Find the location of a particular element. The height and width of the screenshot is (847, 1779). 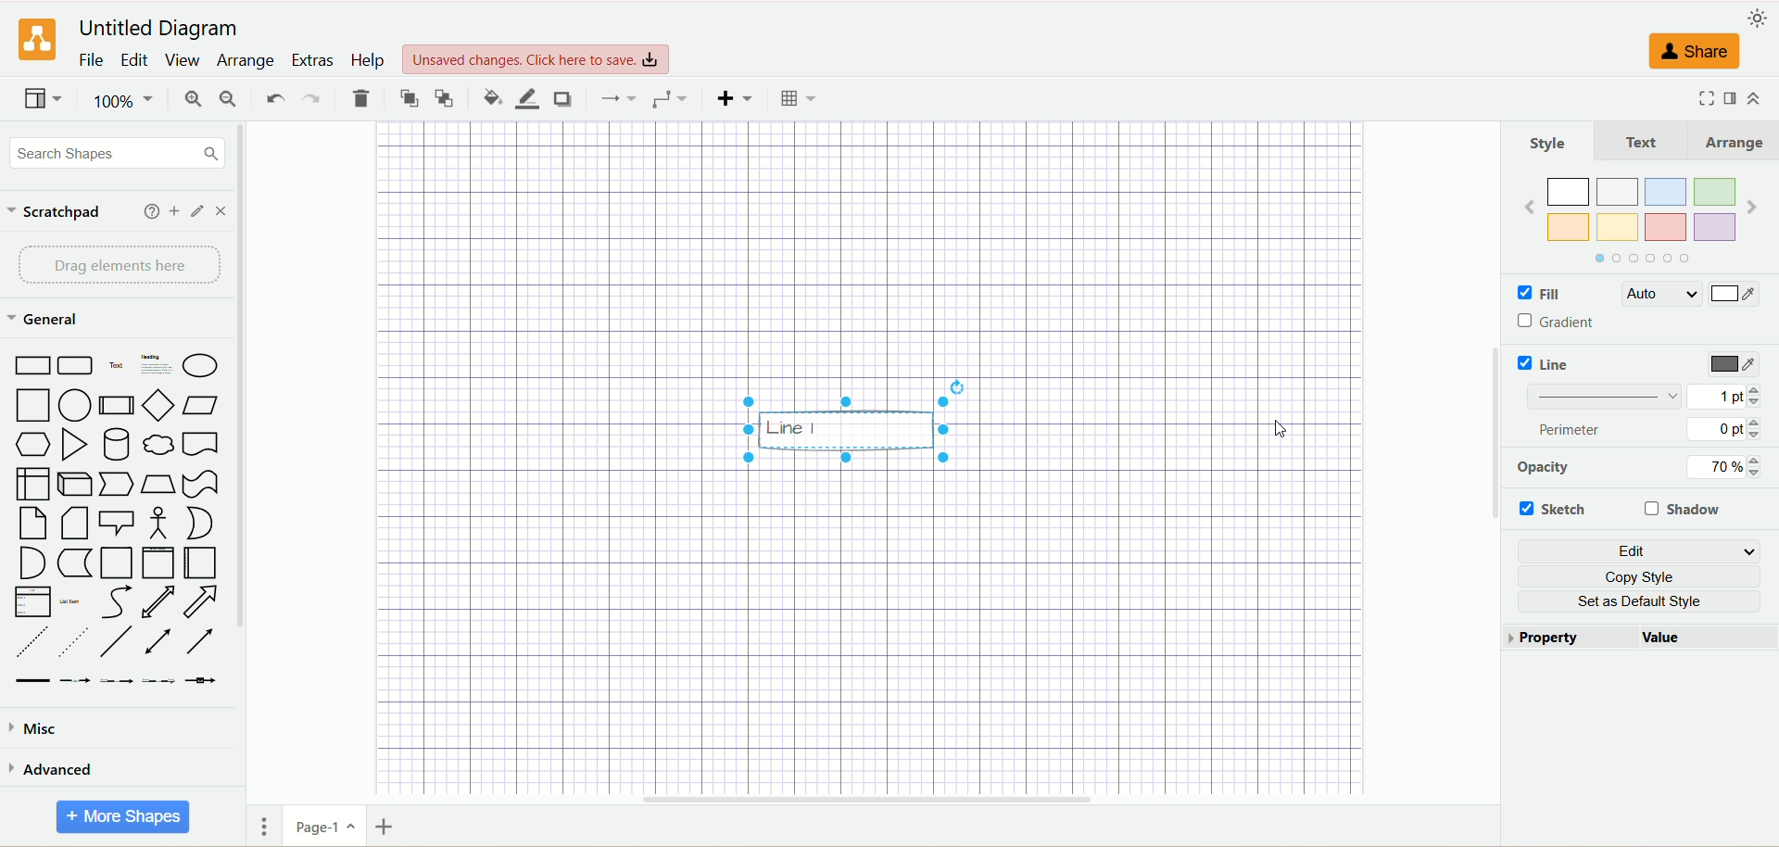

 is located at coordinates (846, 423).